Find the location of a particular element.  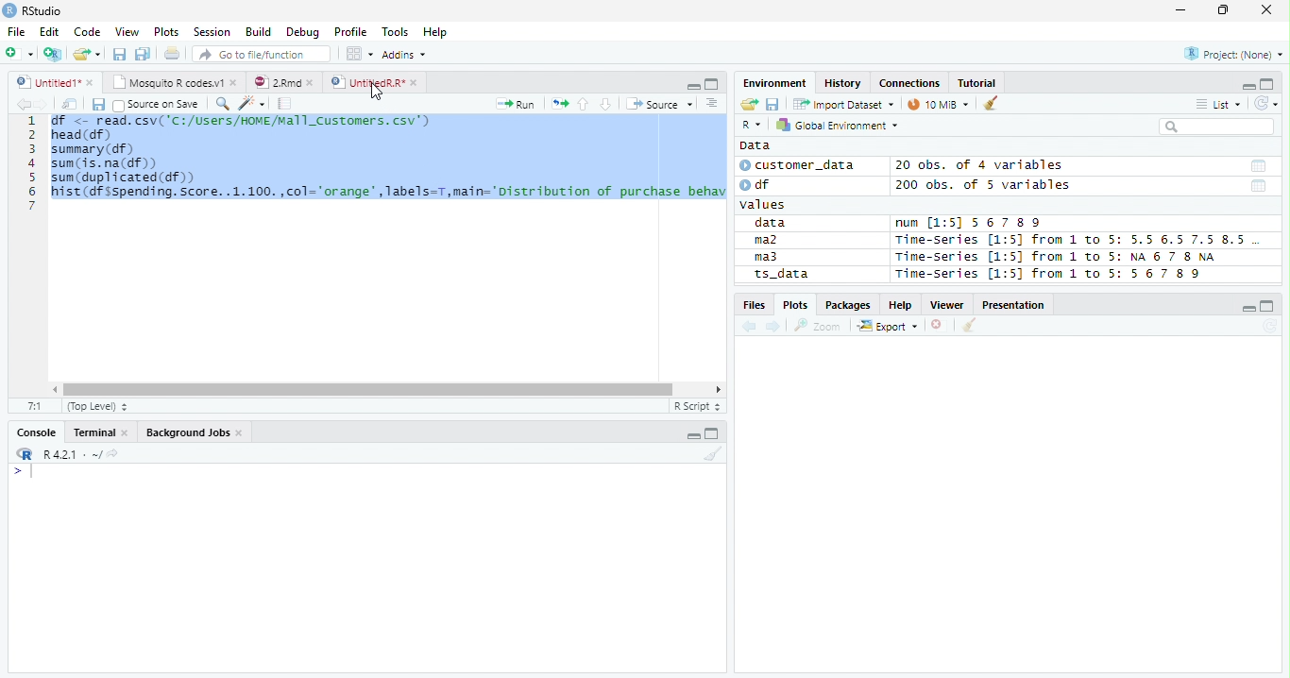

Maximize is located at coordinates (1269, 306).